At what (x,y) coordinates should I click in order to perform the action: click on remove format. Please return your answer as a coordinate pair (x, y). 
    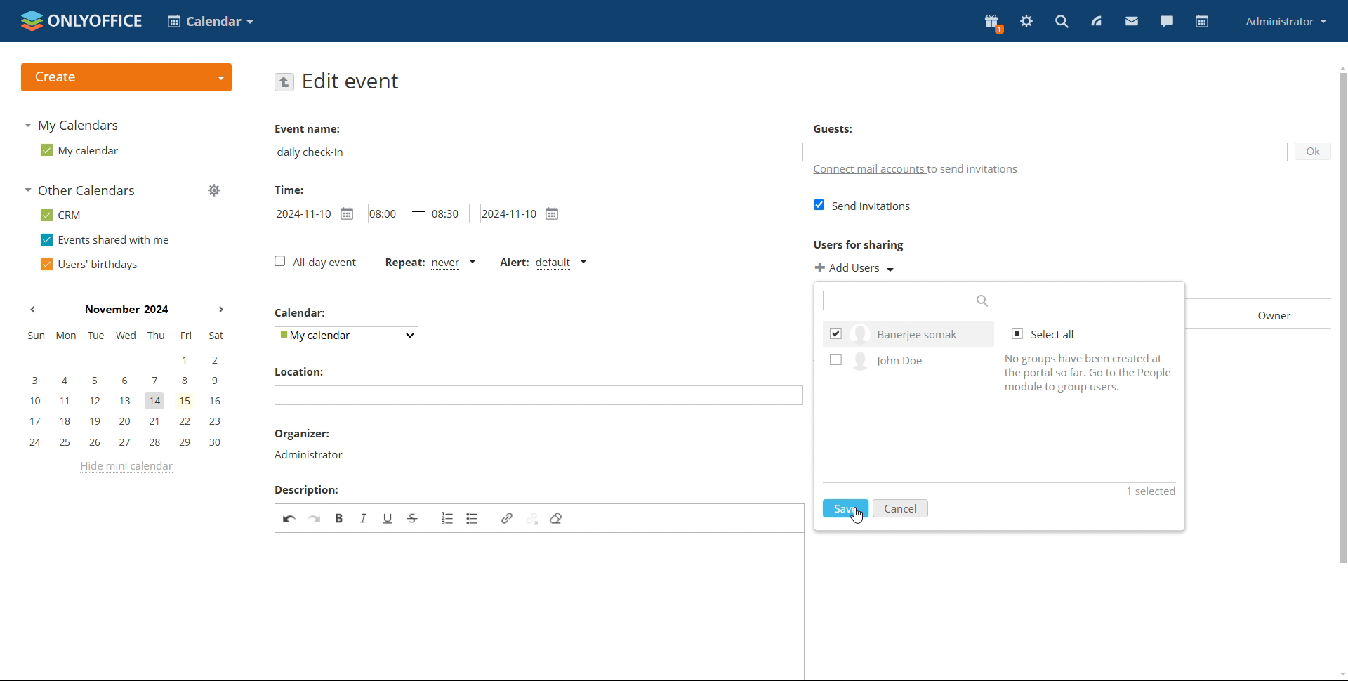
    Looking at the image, I should click on (557, 518).